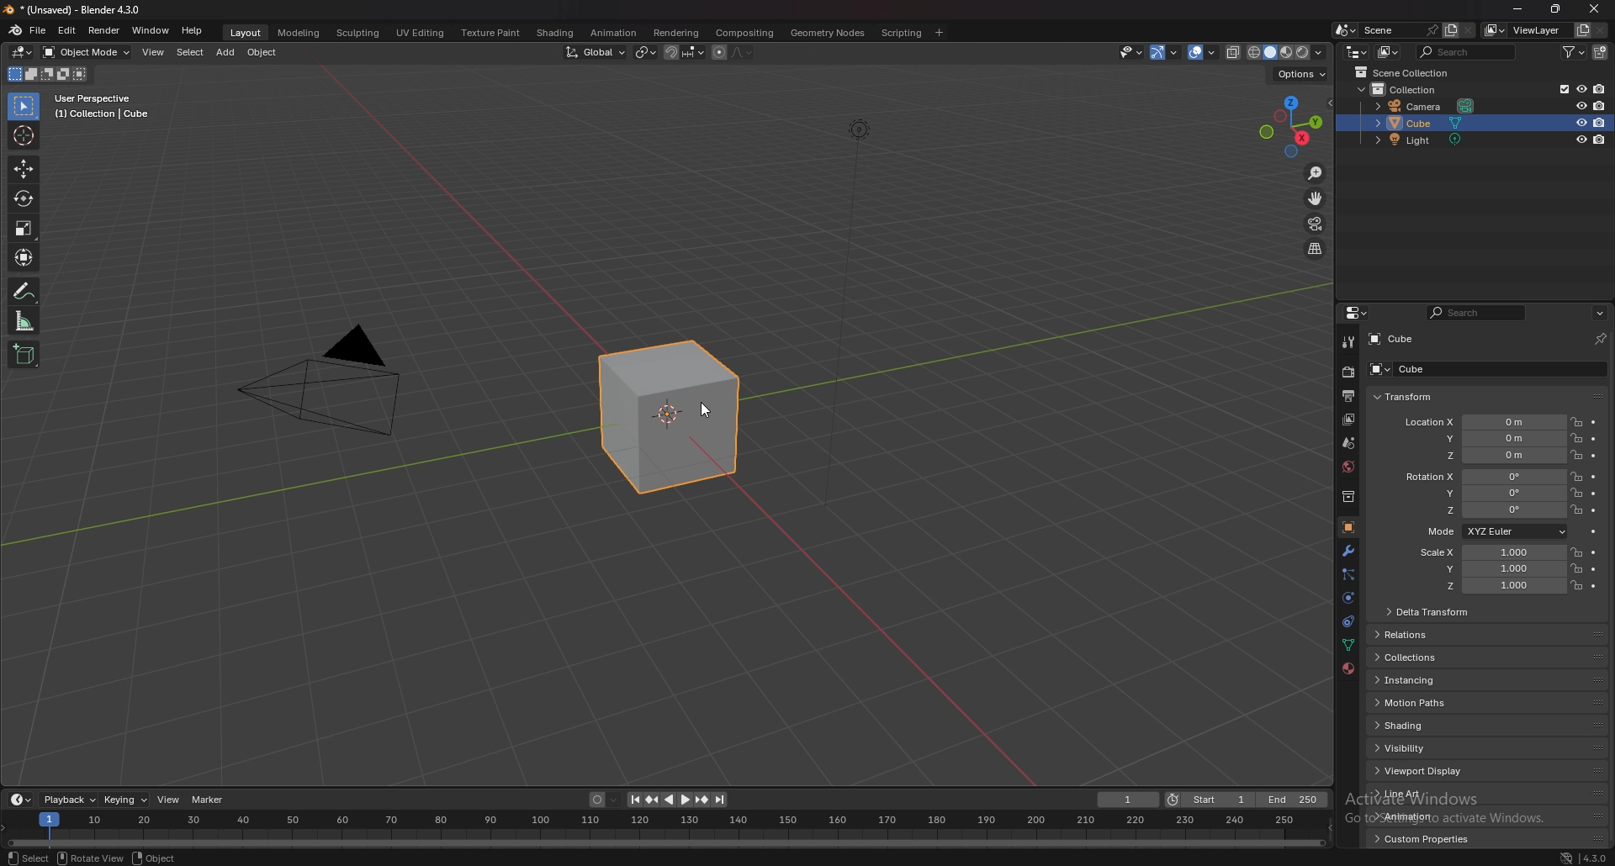  What do you see at coordinates (22, 198) in the screenshot?
I see `rotate` at bounding box center [22, 198].